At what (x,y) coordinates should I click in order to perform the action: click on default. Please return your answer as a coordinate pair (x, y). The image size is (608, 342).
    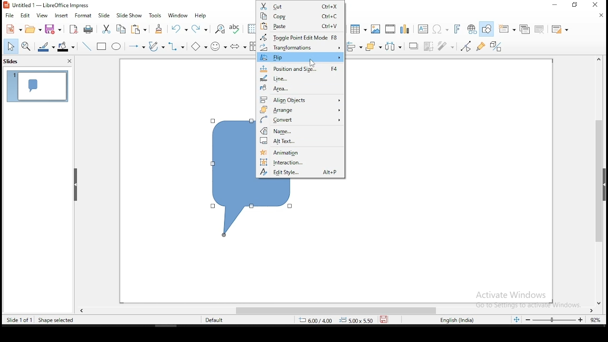
    Looking at the image, I should click on (215, 320).